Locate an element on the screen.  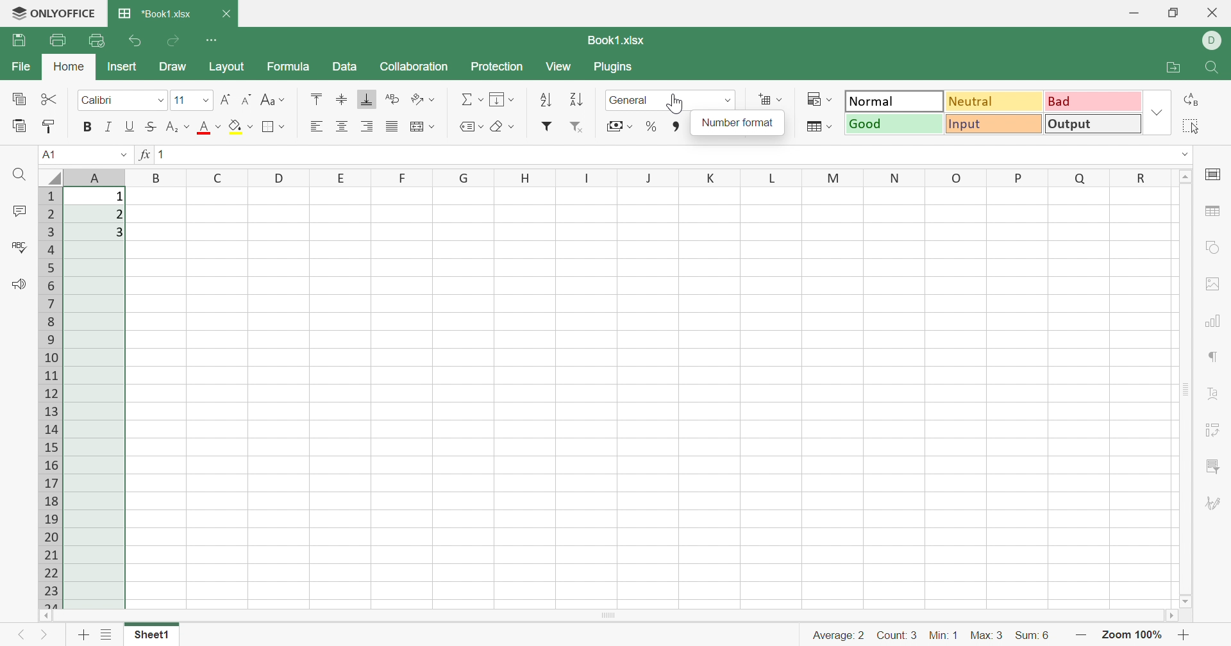
Summation is located at coordinates (471, 98).